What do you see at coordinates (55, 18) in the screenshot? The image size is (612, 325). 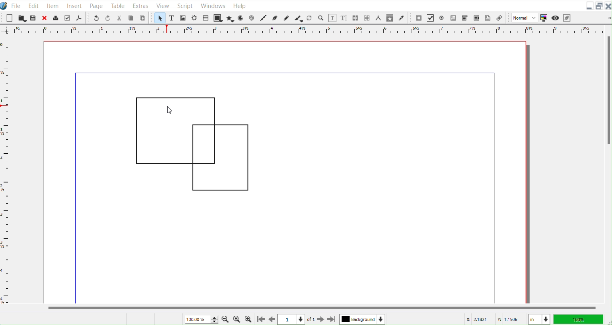 I see `Print` at bounding box center [55, 18].